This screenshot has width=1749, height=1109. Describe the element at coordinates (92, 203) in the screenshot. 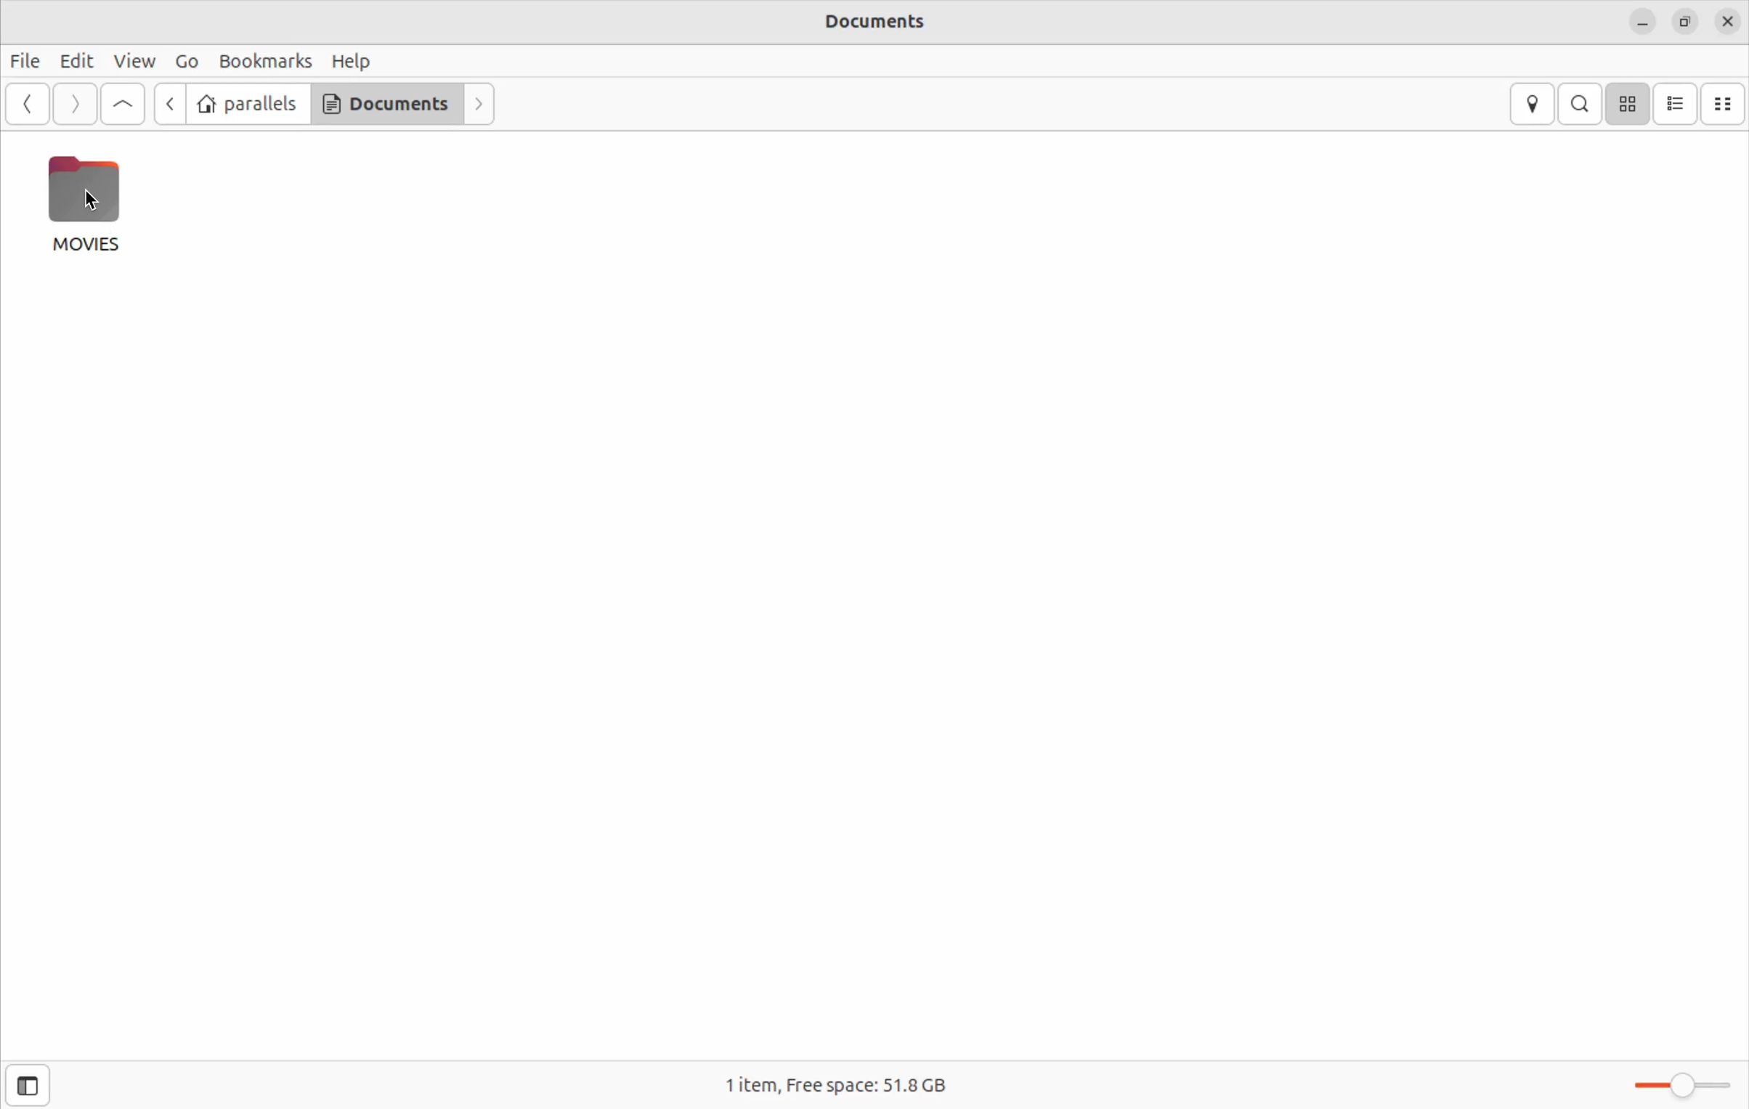

I see `cursor` at that location.